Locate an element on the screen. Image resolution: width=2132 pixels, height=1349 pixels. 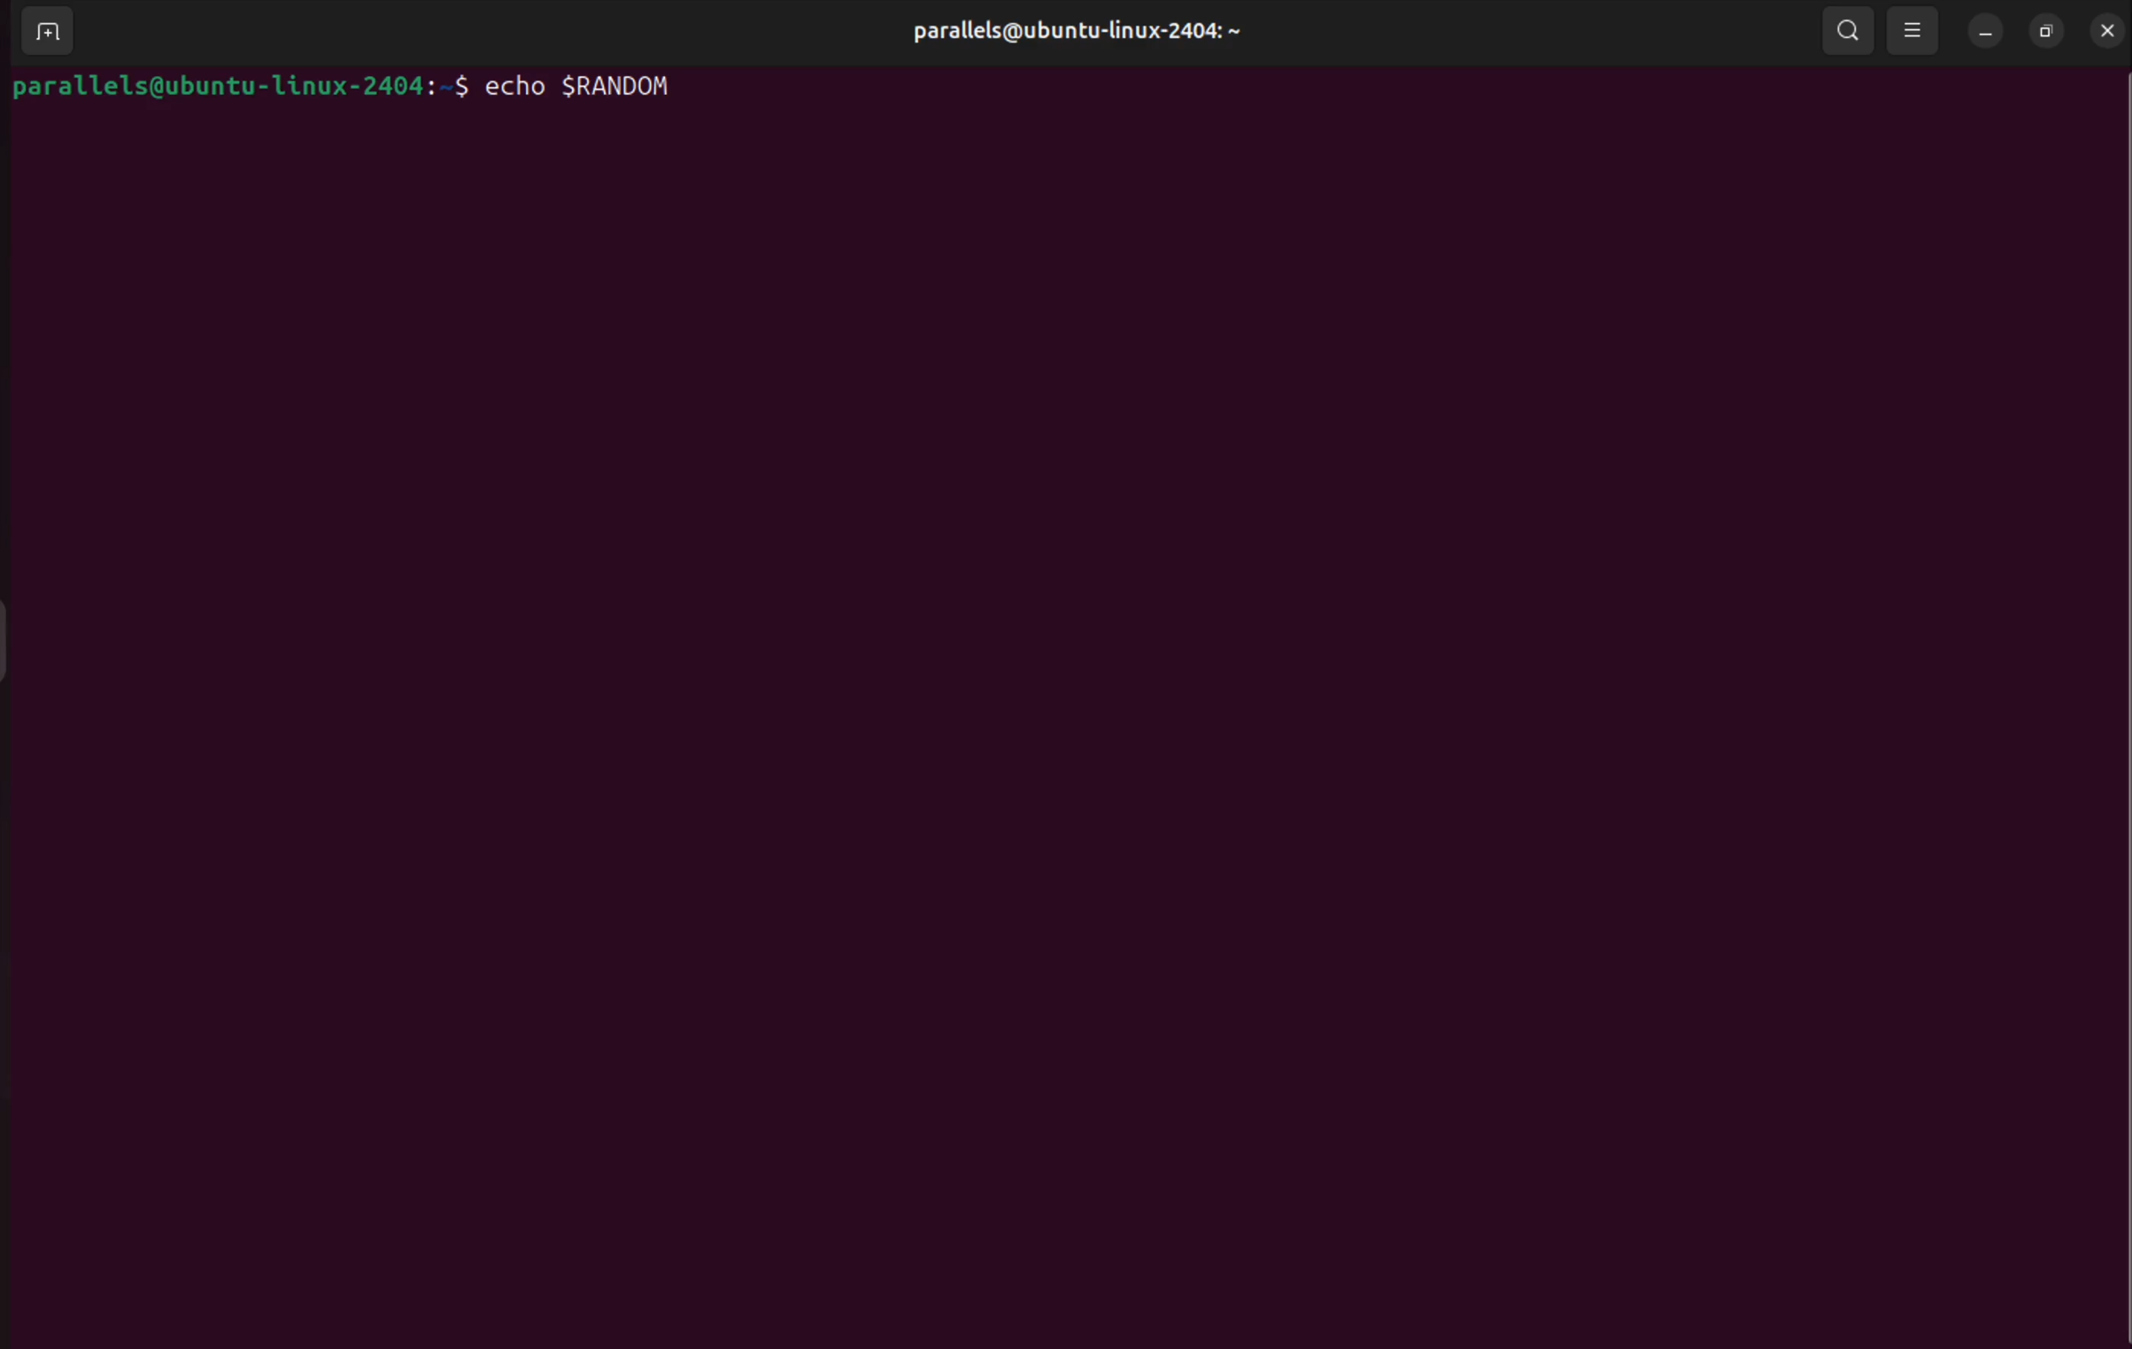
view options is located at coordinates (1915, 34).